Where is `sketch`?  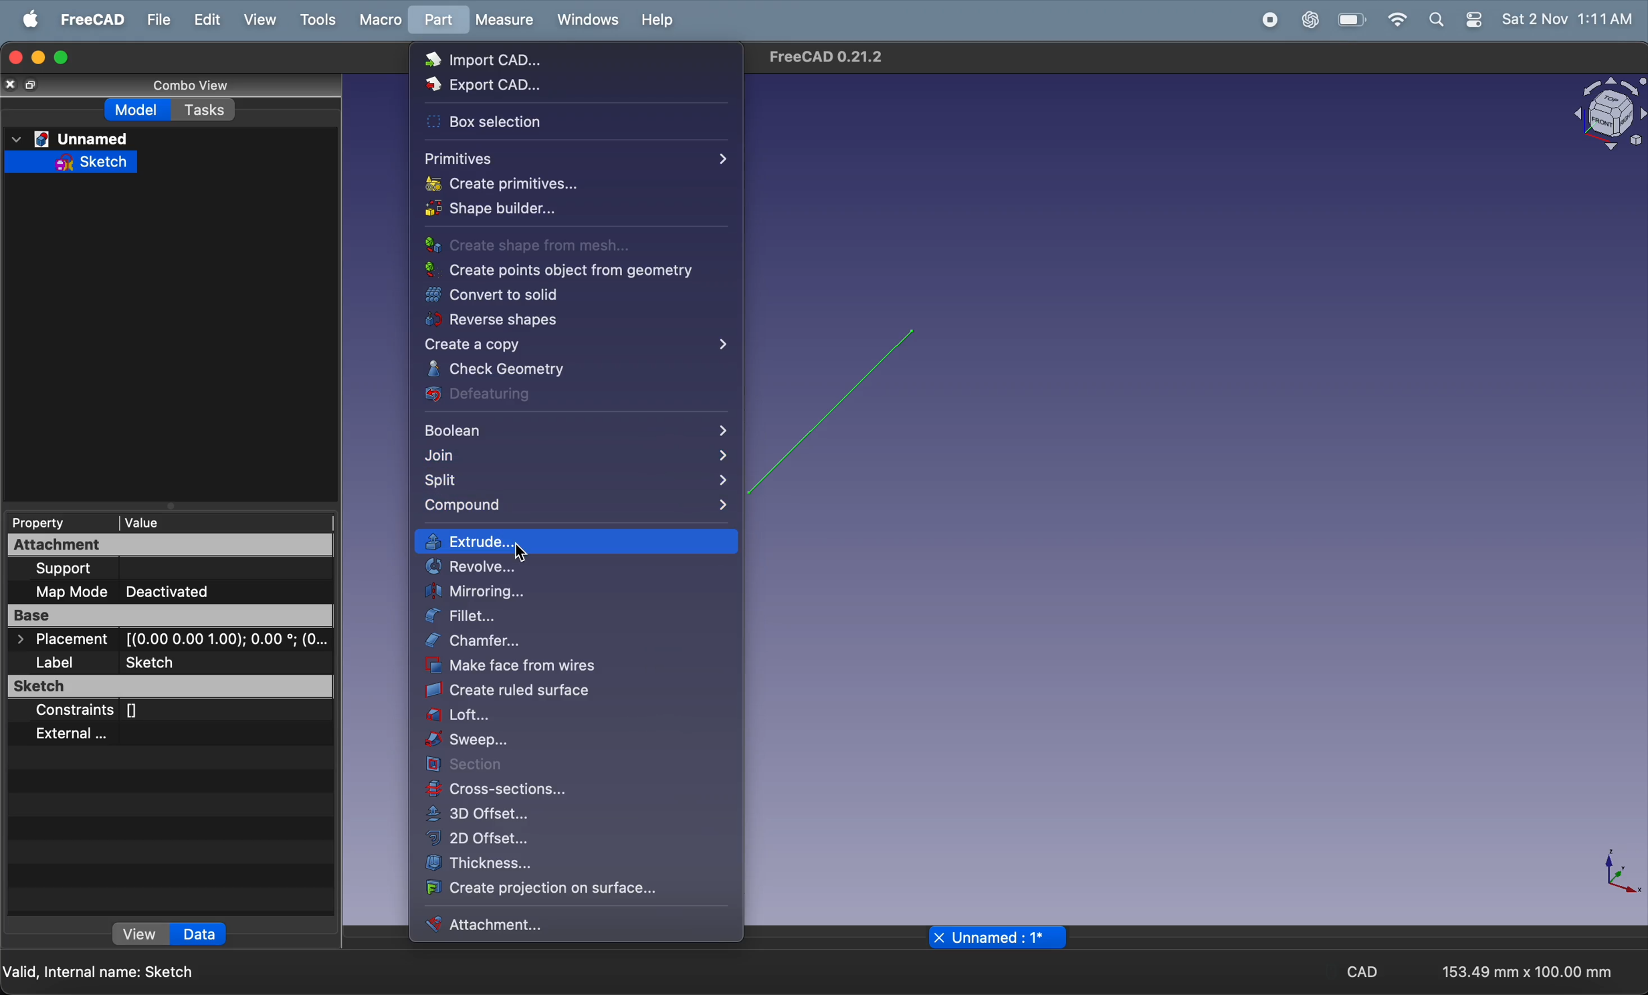 sketch is located at coordinates (74, 162).